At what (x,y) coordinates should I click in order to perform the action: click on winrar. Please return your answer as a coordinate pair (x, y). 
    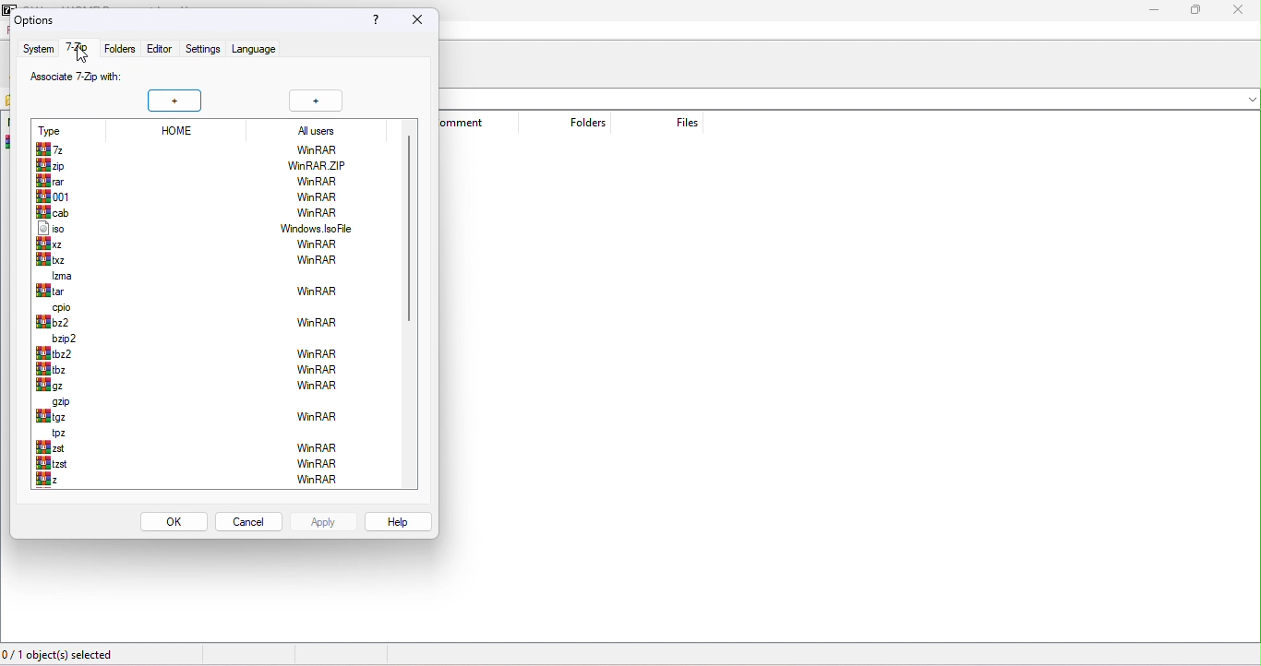
    Looking at the image, I should click on (324, 464).